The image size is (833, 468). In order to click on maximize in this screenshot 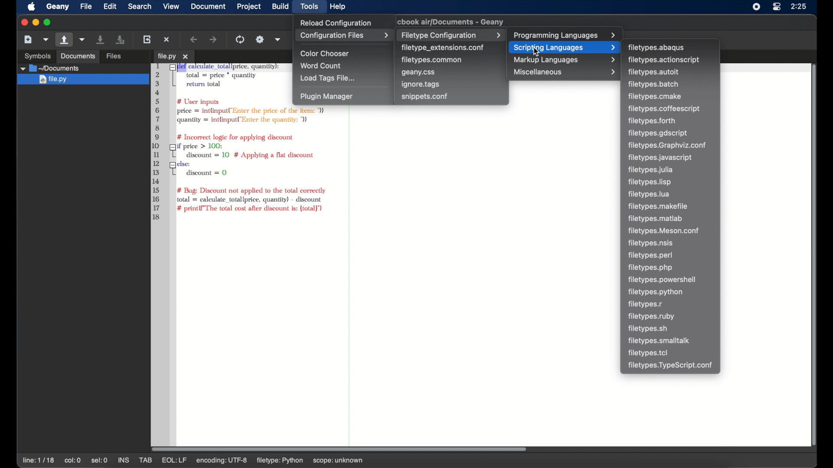, I will do `click(48, 23)`.